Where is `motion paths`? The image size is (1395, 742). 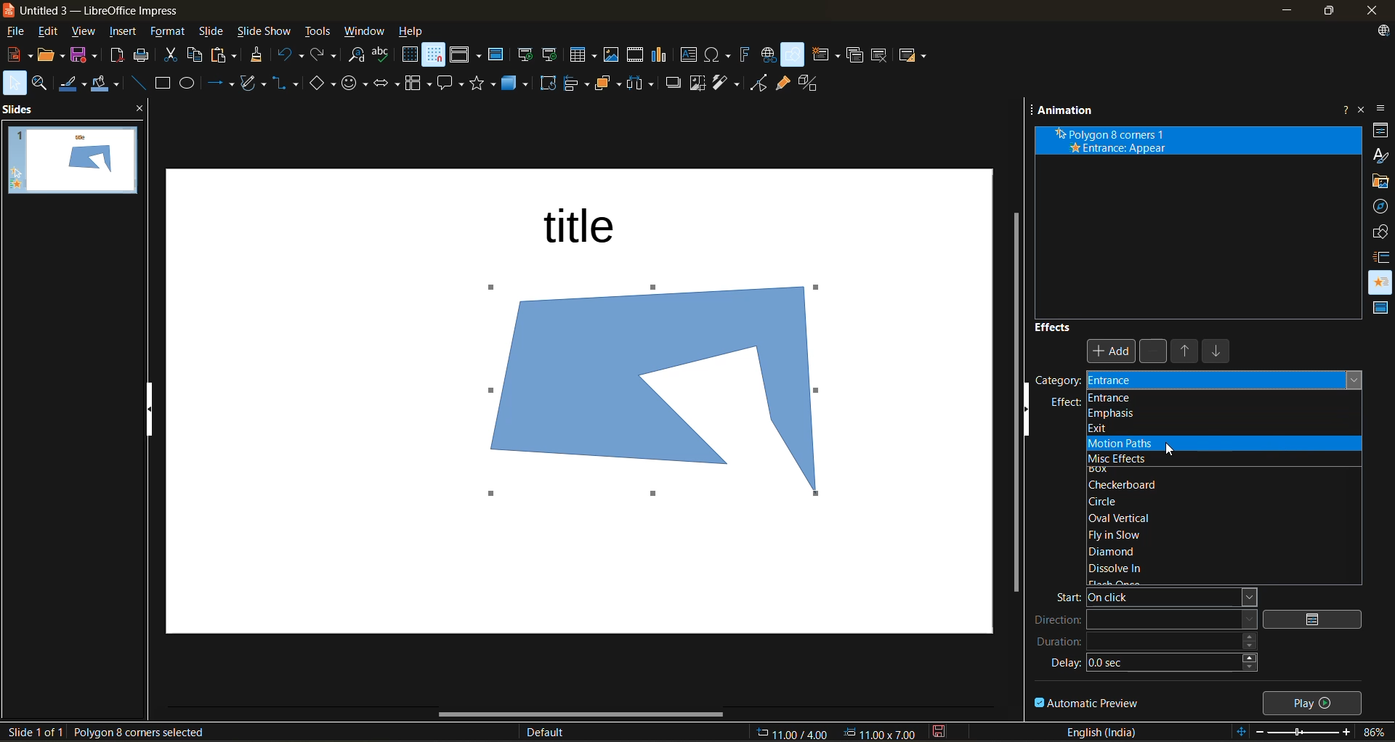 motion paths is located at coordinates (1118, 444).